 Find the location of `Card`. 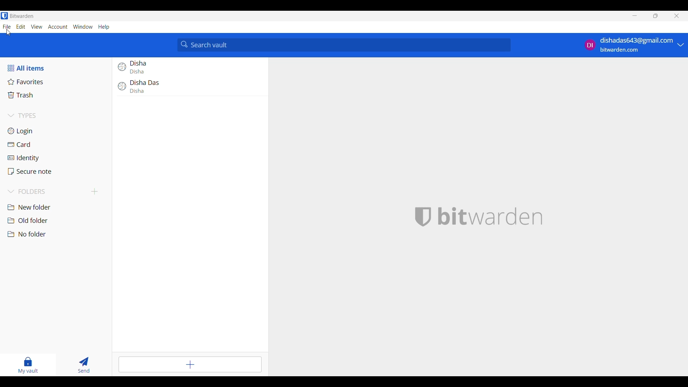

Card is located at coordinates (57, 145).